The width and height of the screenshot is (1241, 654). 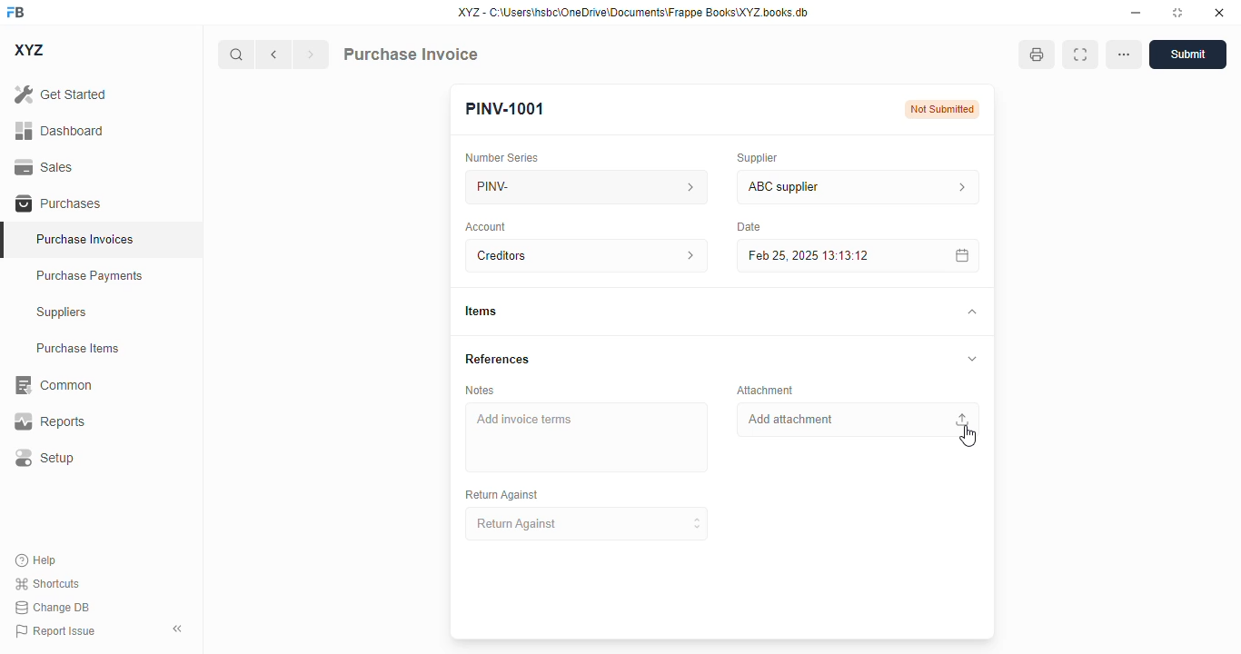 What do you see at coordinates (857, 420) in the screenshot?
I see `add attachment` at bounding box center [857, 420].